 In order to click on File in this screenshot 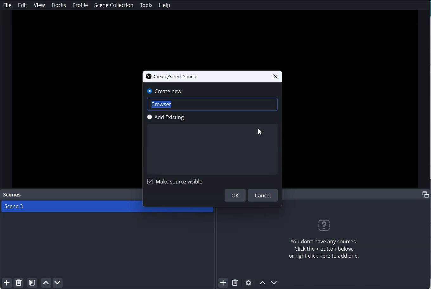, I will do `click(7, 5)`.